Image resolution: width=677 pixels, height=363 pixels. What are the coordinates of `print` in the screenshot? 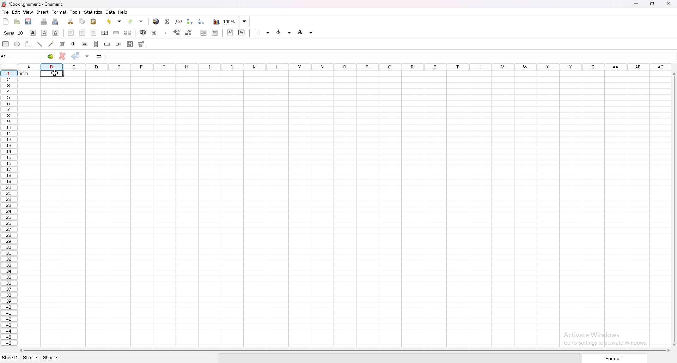 It's located at (44, 21).